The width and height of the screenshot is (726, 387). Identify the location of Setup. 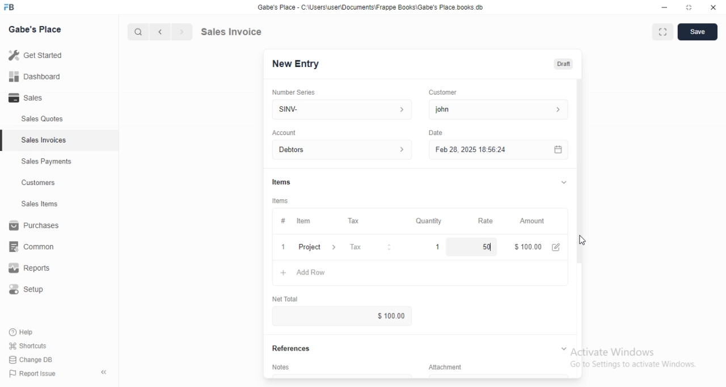
(32, 291).